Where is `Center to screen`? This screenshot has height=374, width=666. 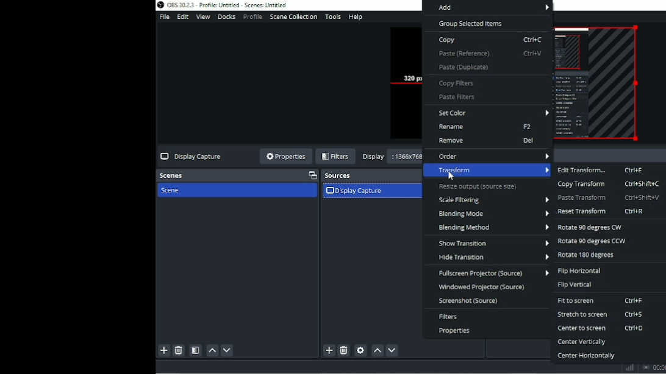 Center to screen is located at coordinates (602, 328).